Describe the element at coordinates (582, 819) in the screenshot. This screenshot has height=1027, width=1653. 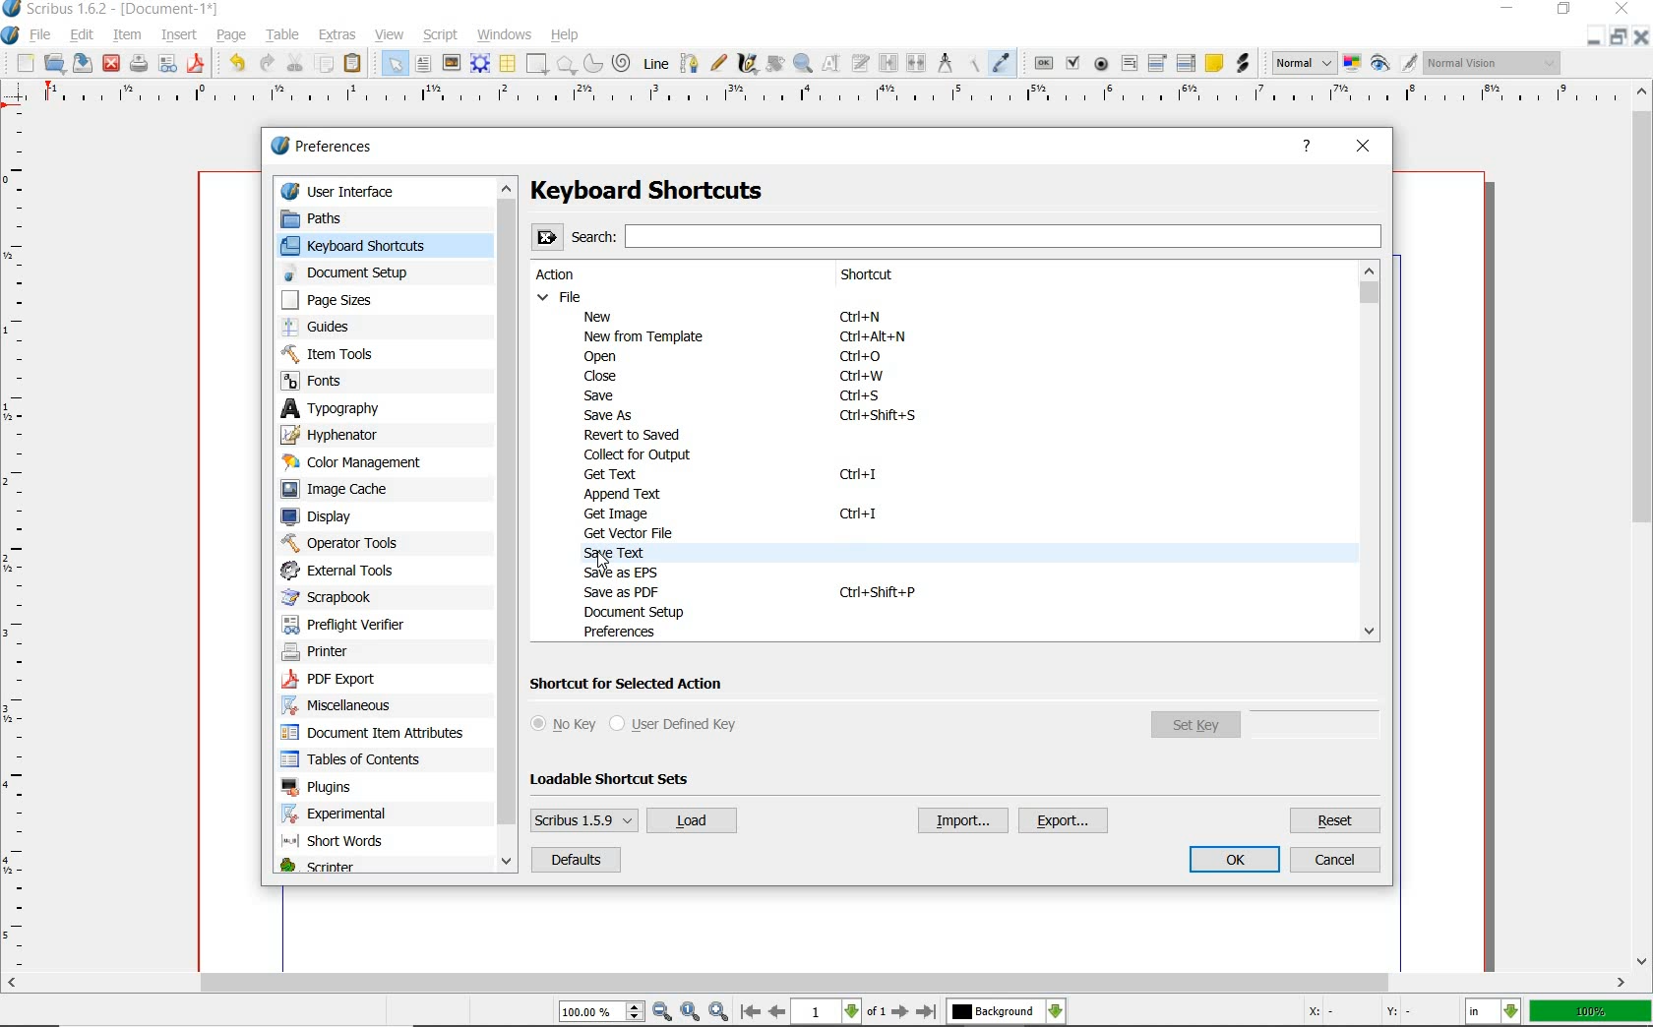
I see `scribus 1.5.9` at that location.